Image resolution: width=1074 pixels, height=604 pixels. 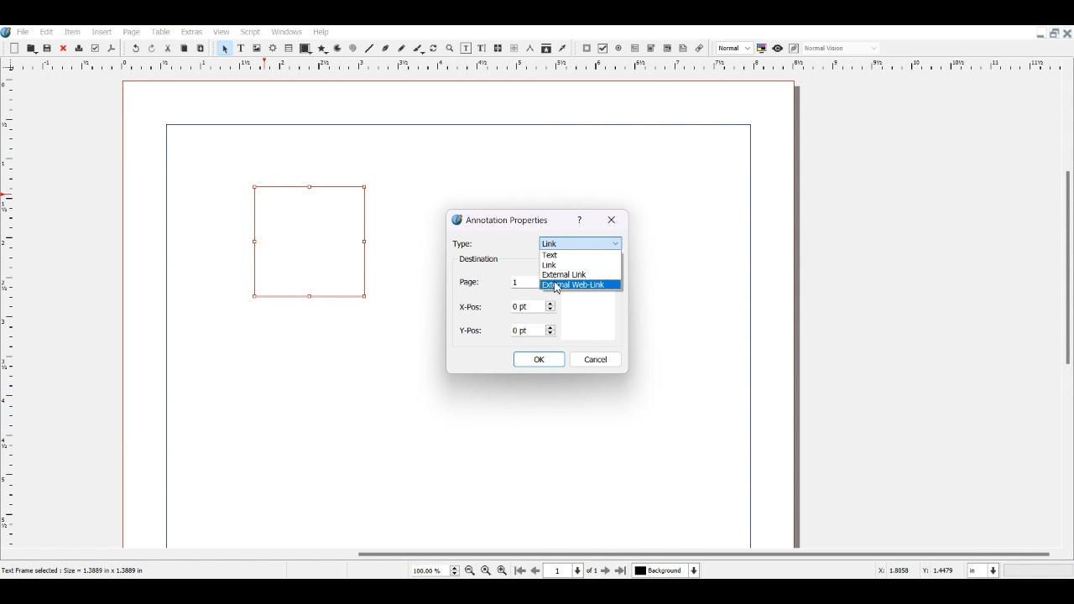 I want to click on Text, so click(x=478, y=260).